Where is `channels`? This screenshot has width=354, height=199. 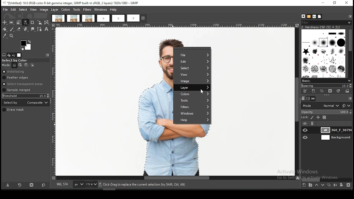 channels is located at coordinates (309, 99).